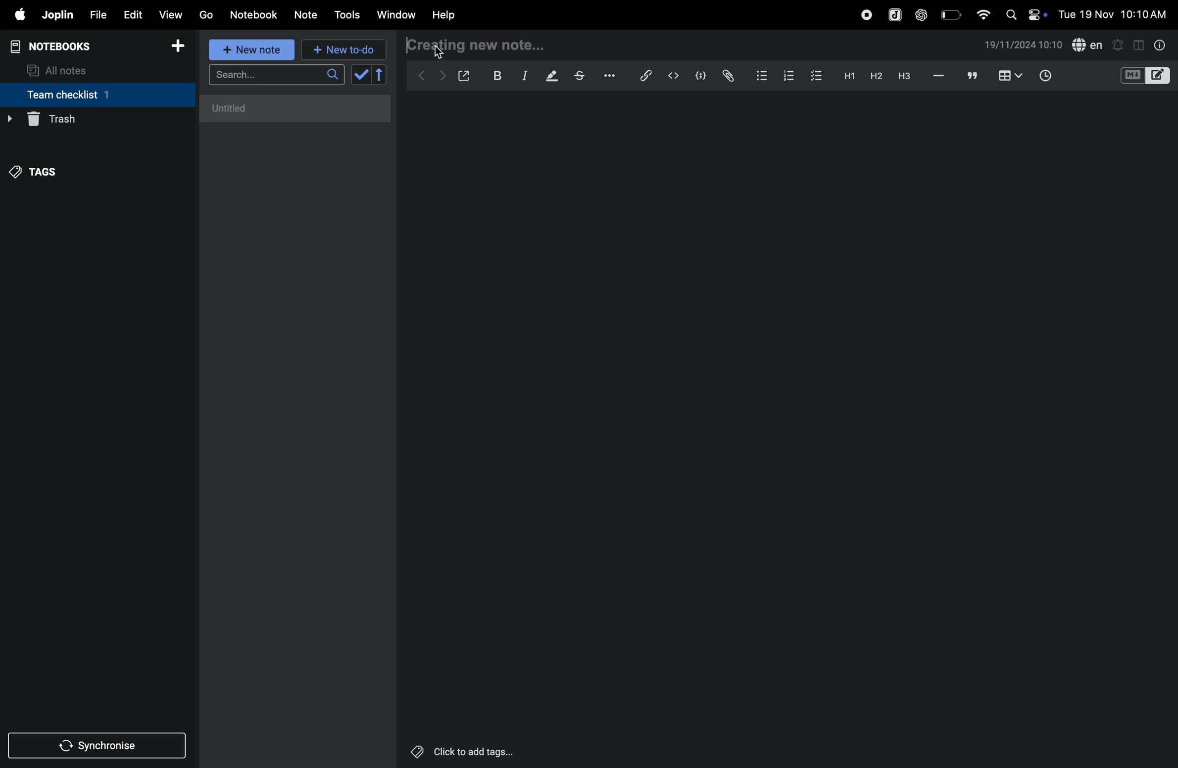  I want to click on bullet list, so click(759, 75).